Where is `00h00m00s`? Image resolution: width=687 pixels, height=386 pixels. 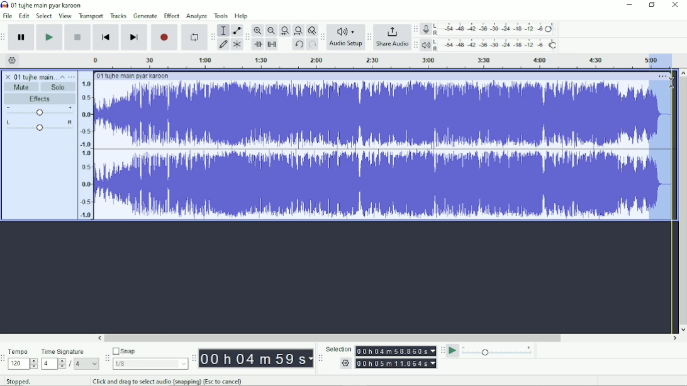 00h00m00s is located at coordinates (257, 359).